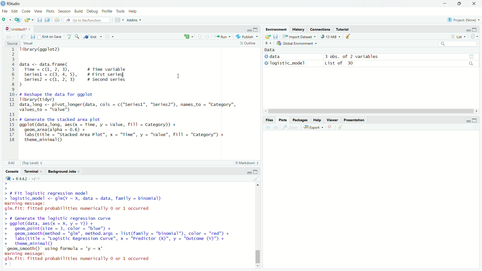  Describe the element at coordinates (448, 20) in the screenshot. I see `R` at that location.